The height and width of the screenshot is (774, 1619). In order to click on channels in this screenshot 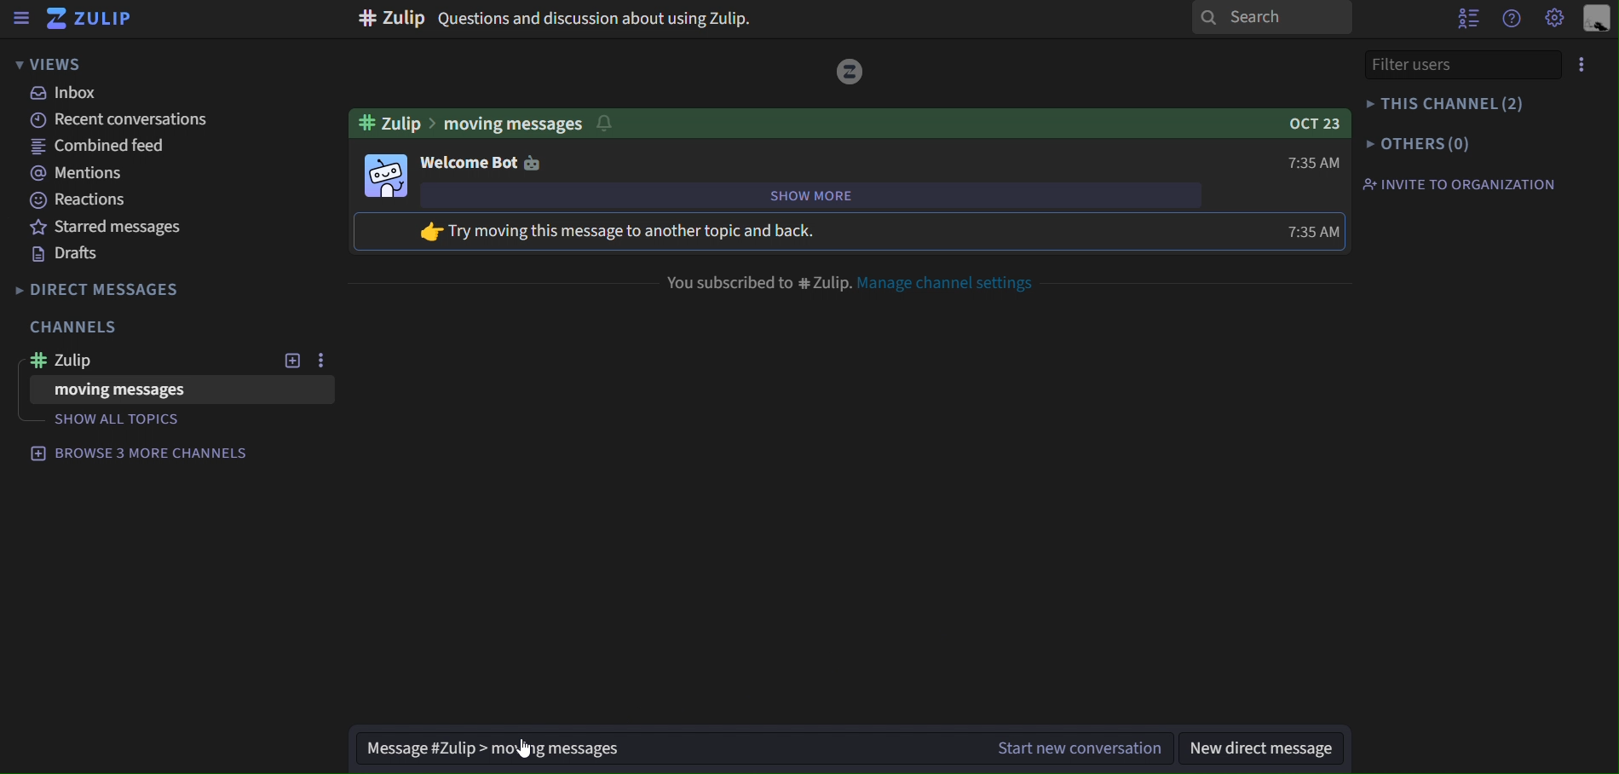, I will do `click(76, 328)`.